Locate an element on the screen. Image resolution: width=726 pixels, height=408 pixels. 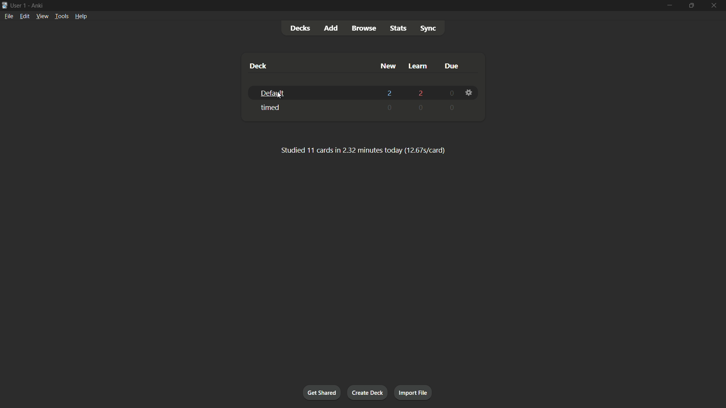
2 is located at coordinates (391, 93).